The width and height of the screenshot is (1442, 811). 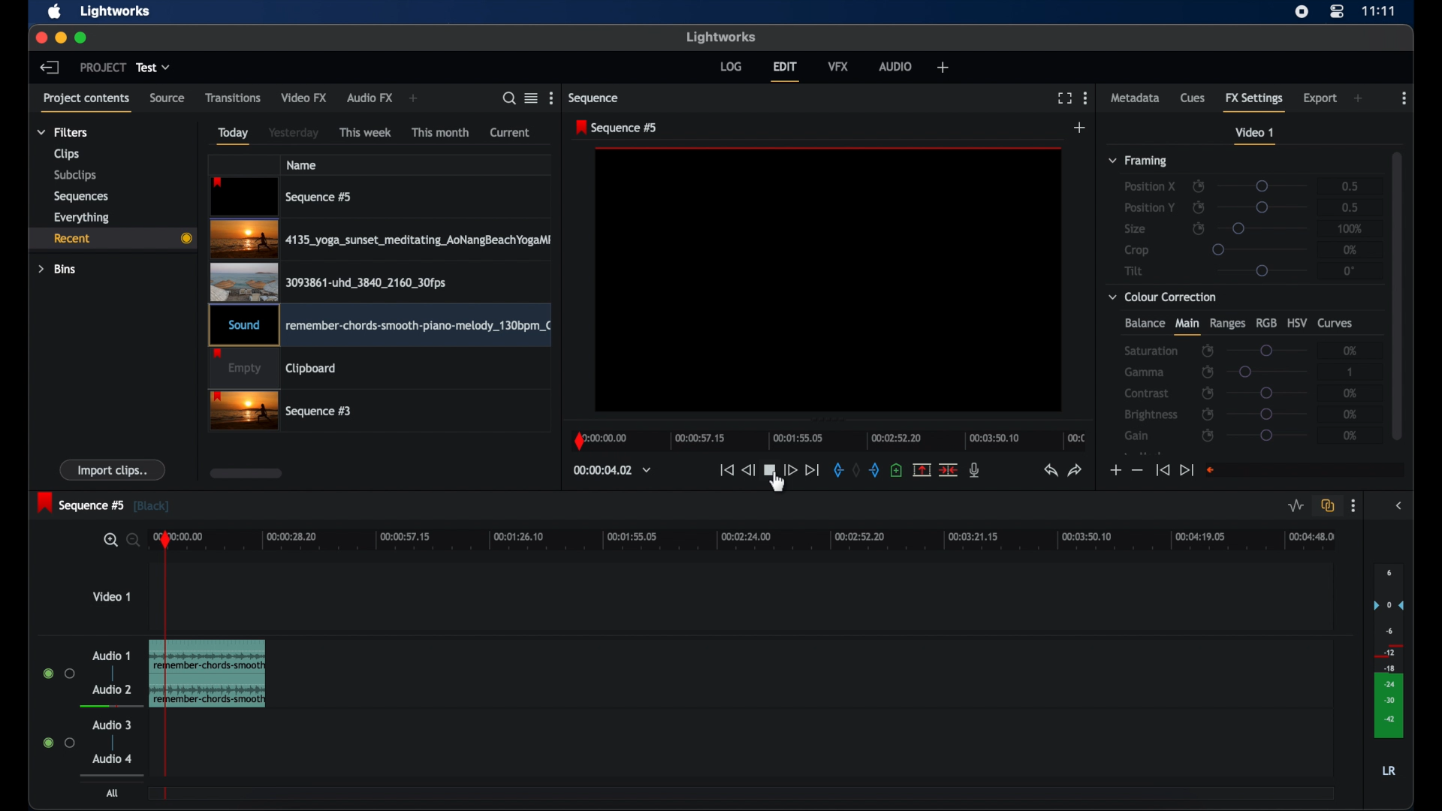 I want to click on timecodes and reels, so click(x=612, y=470).